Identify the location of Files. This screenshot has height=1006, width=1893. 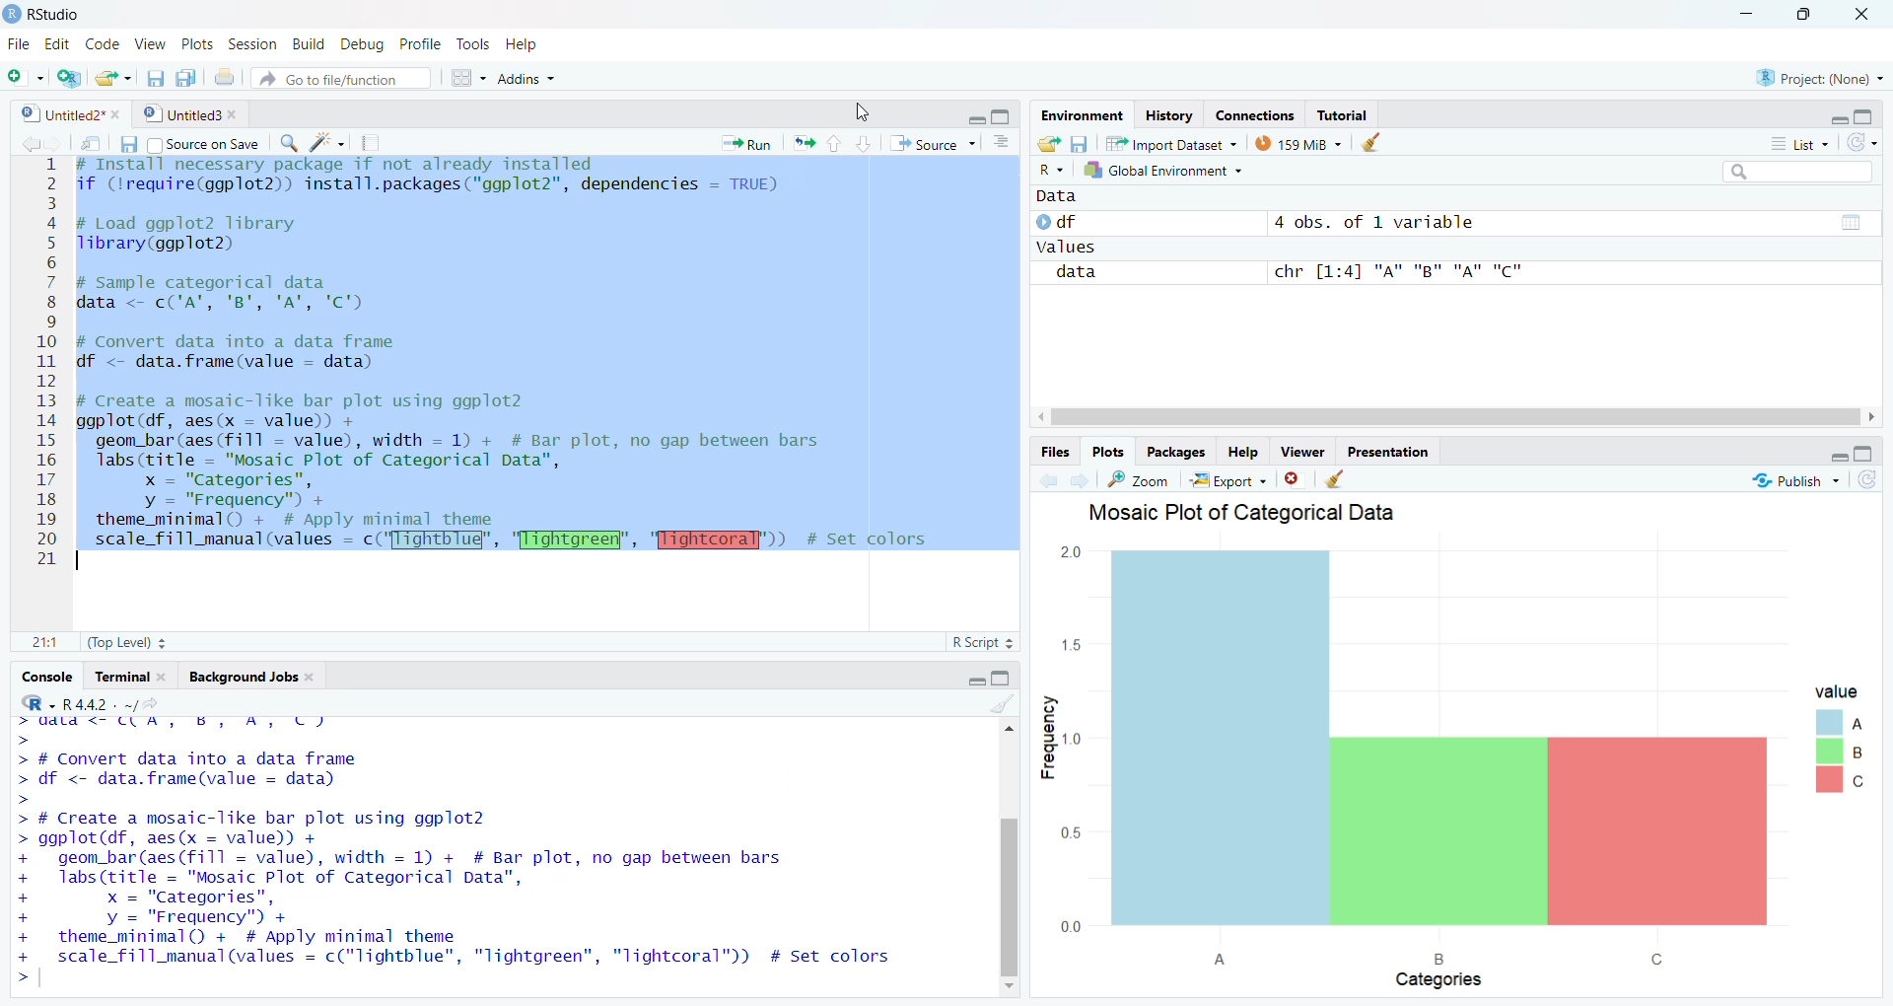
(1055, 454).